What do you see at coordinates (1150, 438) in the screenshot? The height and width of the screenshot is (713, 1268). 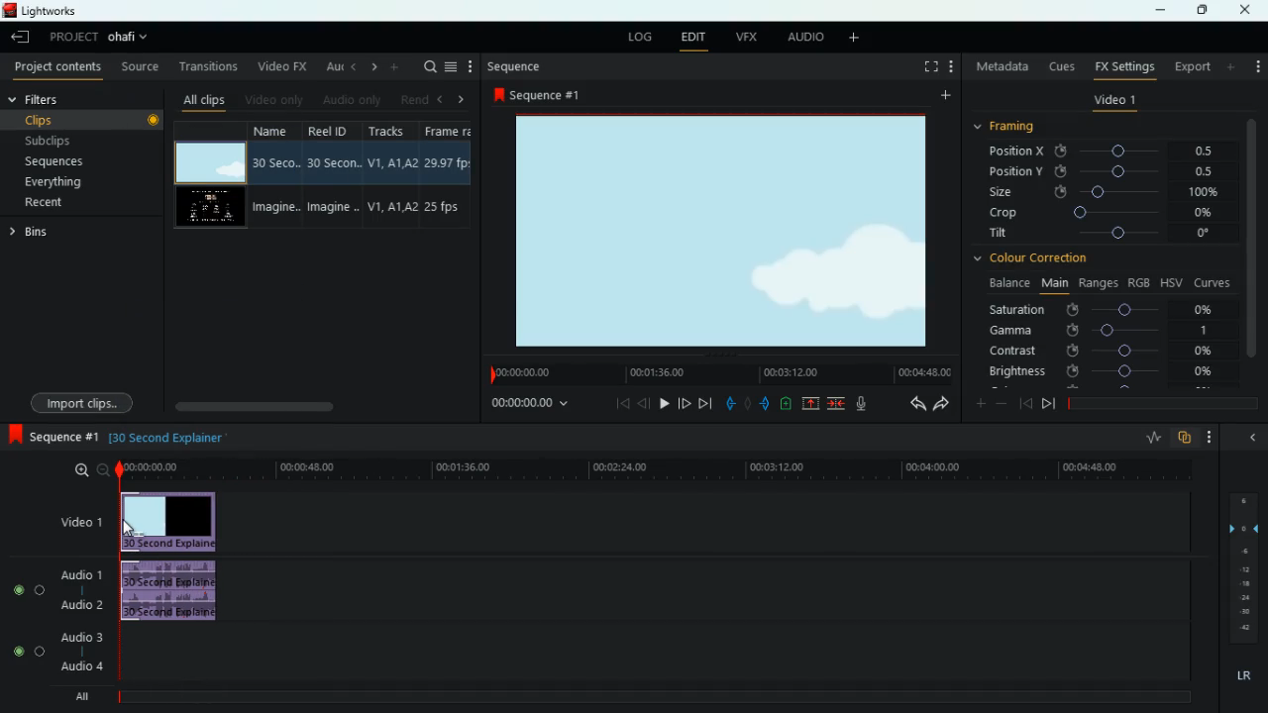 I see `rate` at bounding box center [1150, 438].